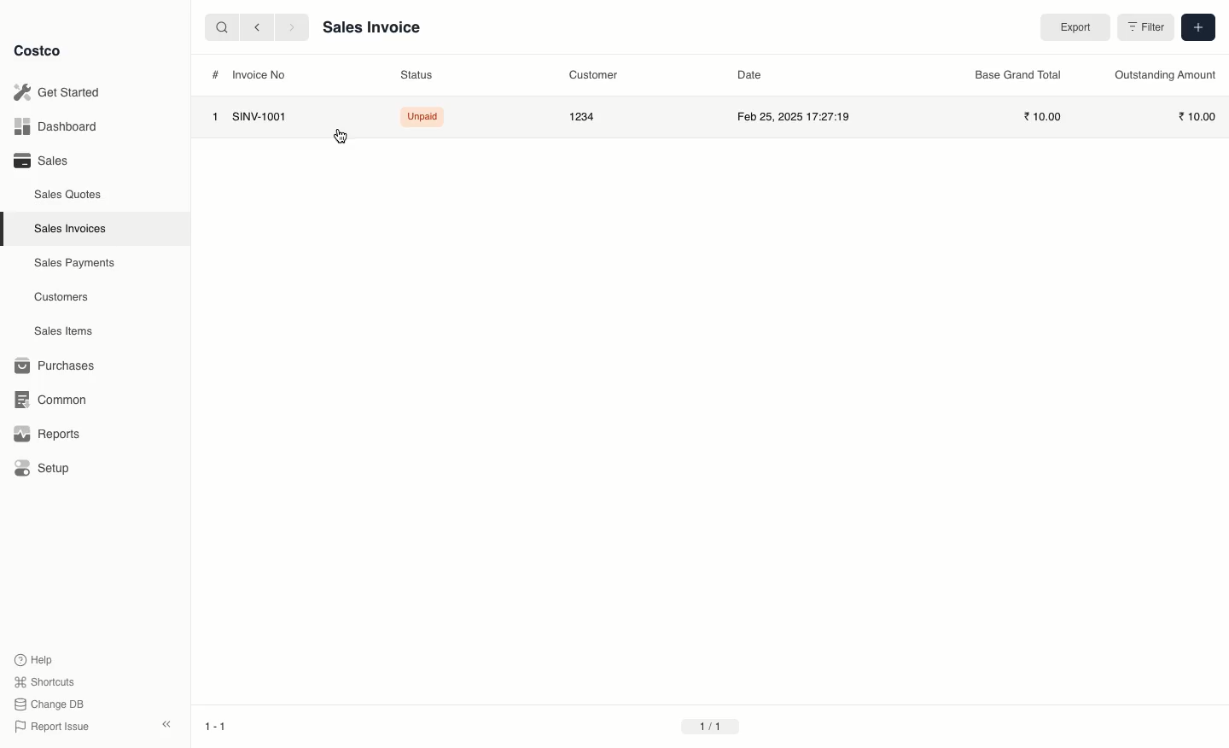 The image size is (1229, 748). What do you see at coordinates (42, 161) in the screenshot?
I see `Sales` at bounding box center [42, 161].